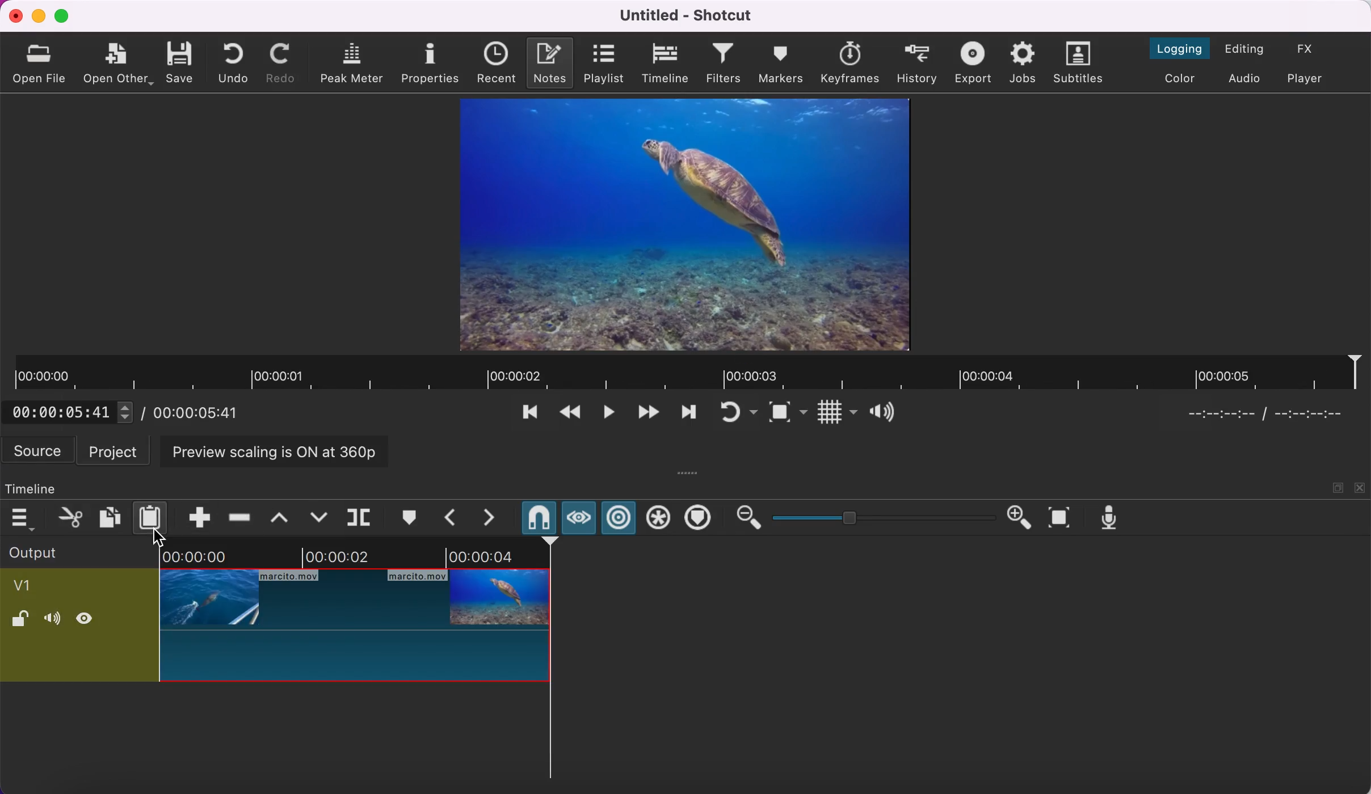 The height and width of the screenshot is (794, 1371). What do you see at coordinates (491, 518) in the screenshot?
I see `next marker` at bounding box center [491, 518].